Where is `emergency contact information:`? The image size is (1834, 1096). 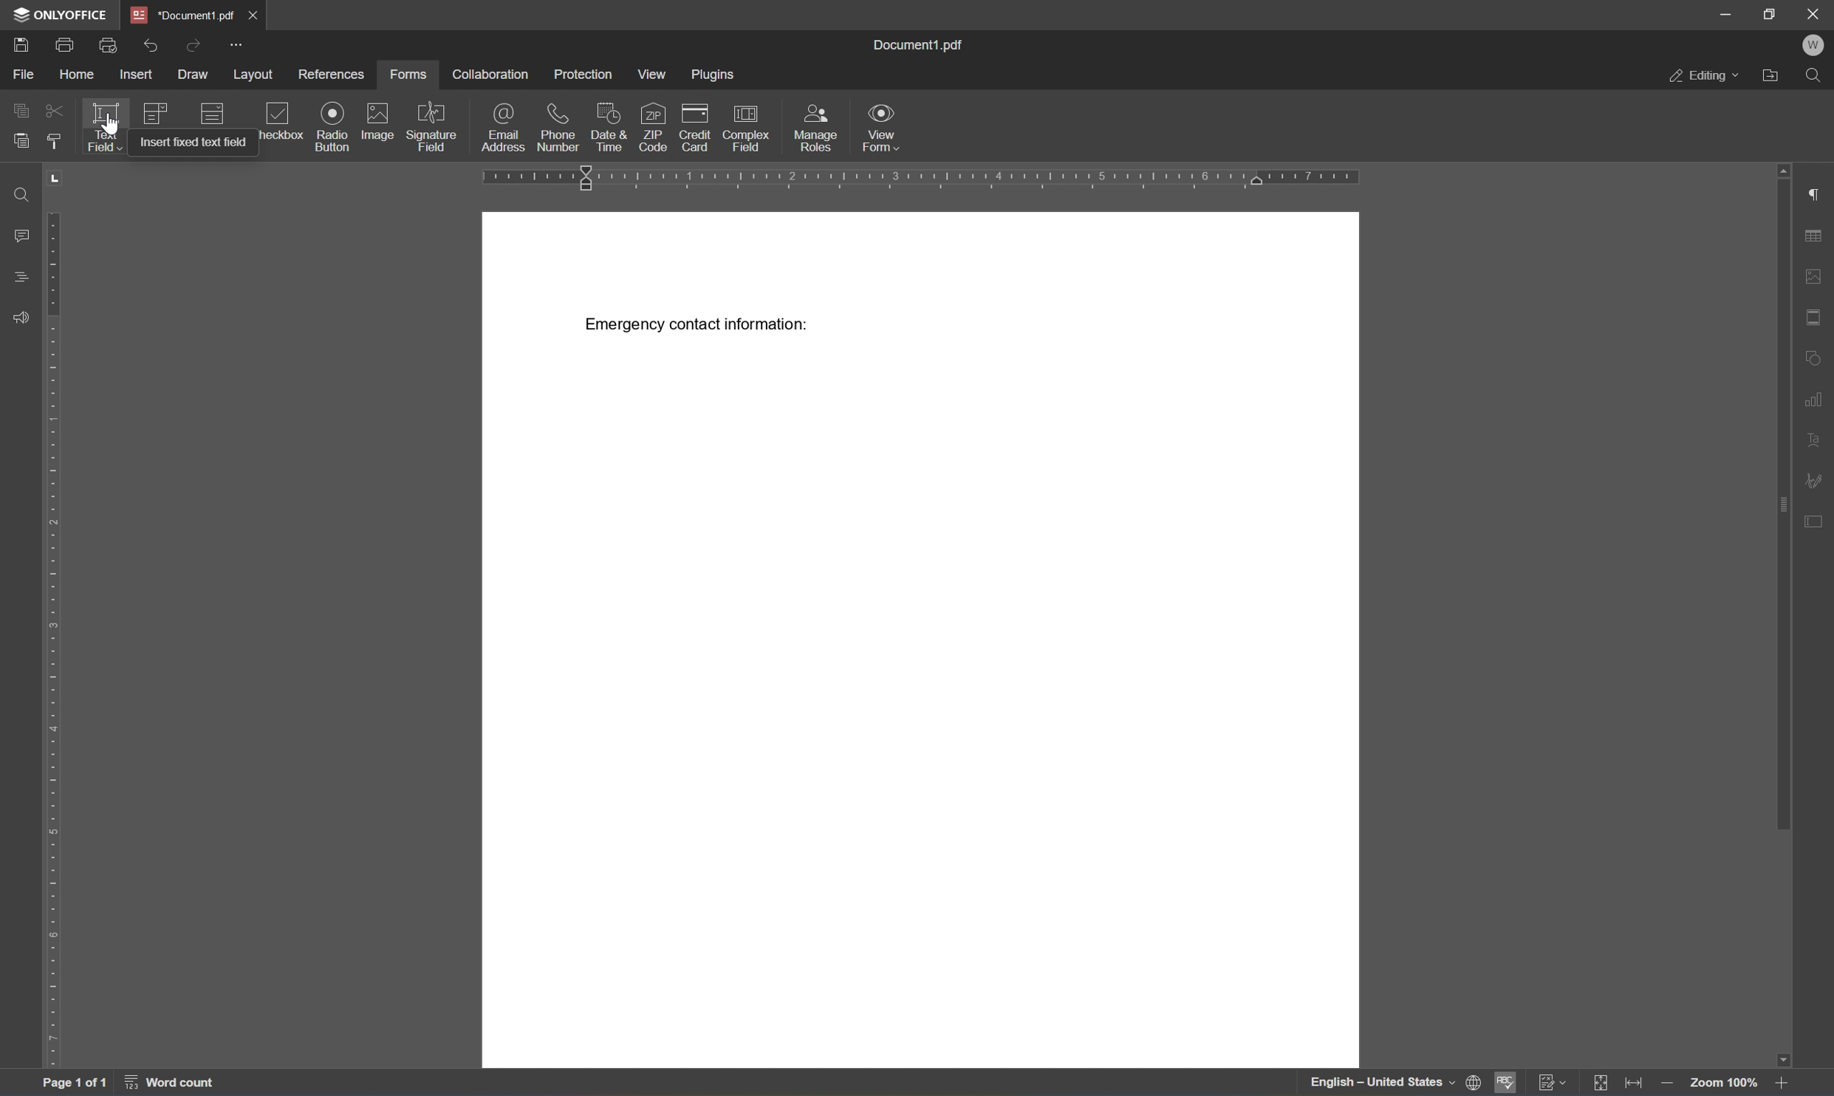
emergency contact information: is located at coordinates (693, 325).